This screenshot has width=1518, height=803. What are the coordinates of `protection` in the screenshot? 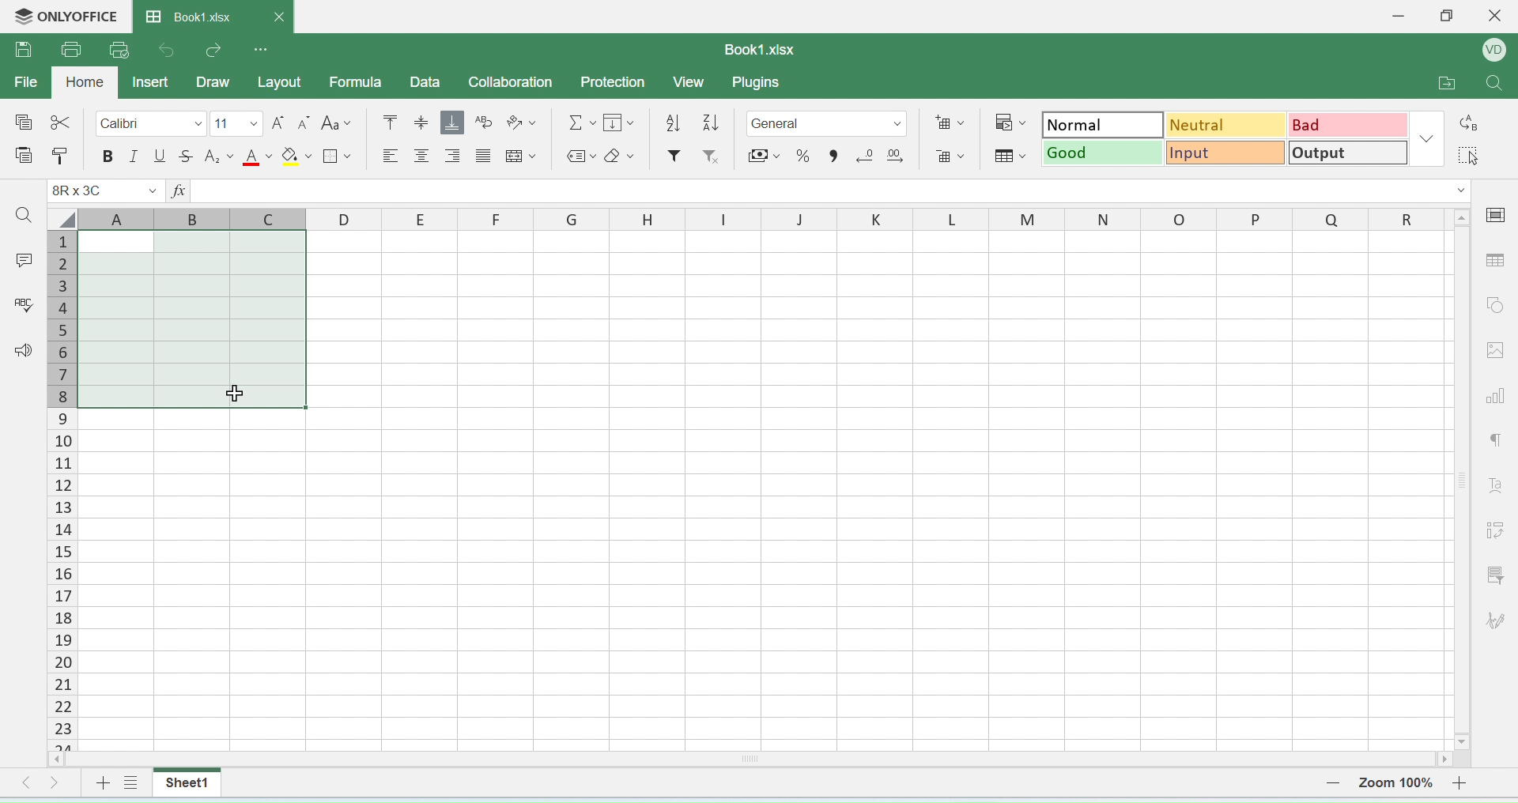 It's located at (610, 82).